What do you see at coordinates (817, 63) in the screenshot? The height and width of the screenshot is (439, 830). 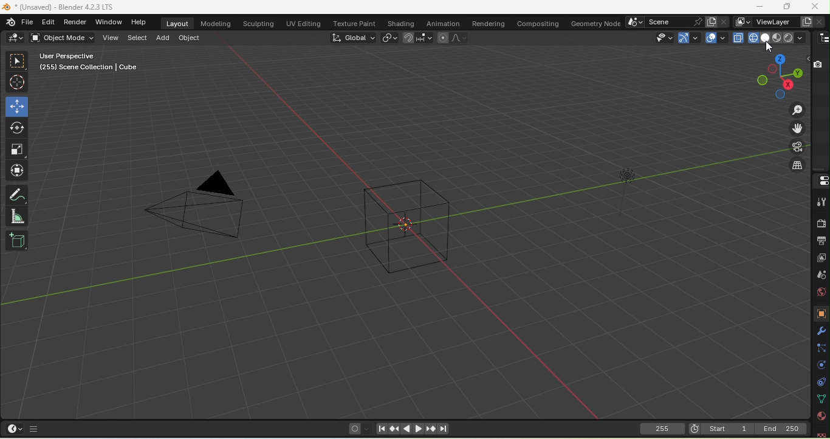 I see `Disable in renders` at bounding box center [817, 63].